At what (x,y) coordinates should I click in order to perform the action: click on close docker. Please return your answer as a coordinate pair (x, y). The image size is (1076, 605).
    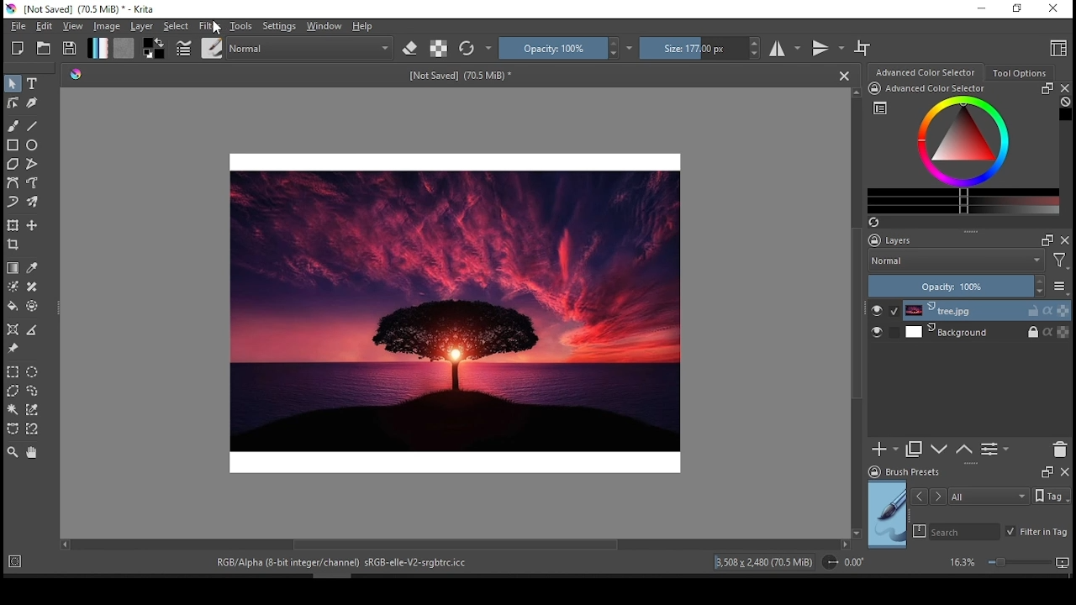
    Looking at the image, I should click on (1065, 241).